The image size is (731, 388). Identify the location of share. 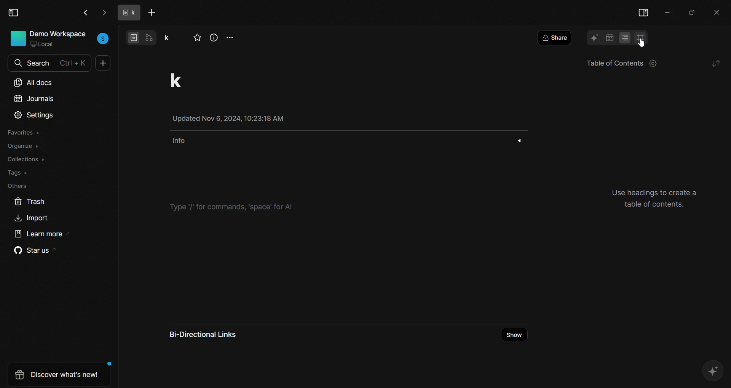
(557, 37).